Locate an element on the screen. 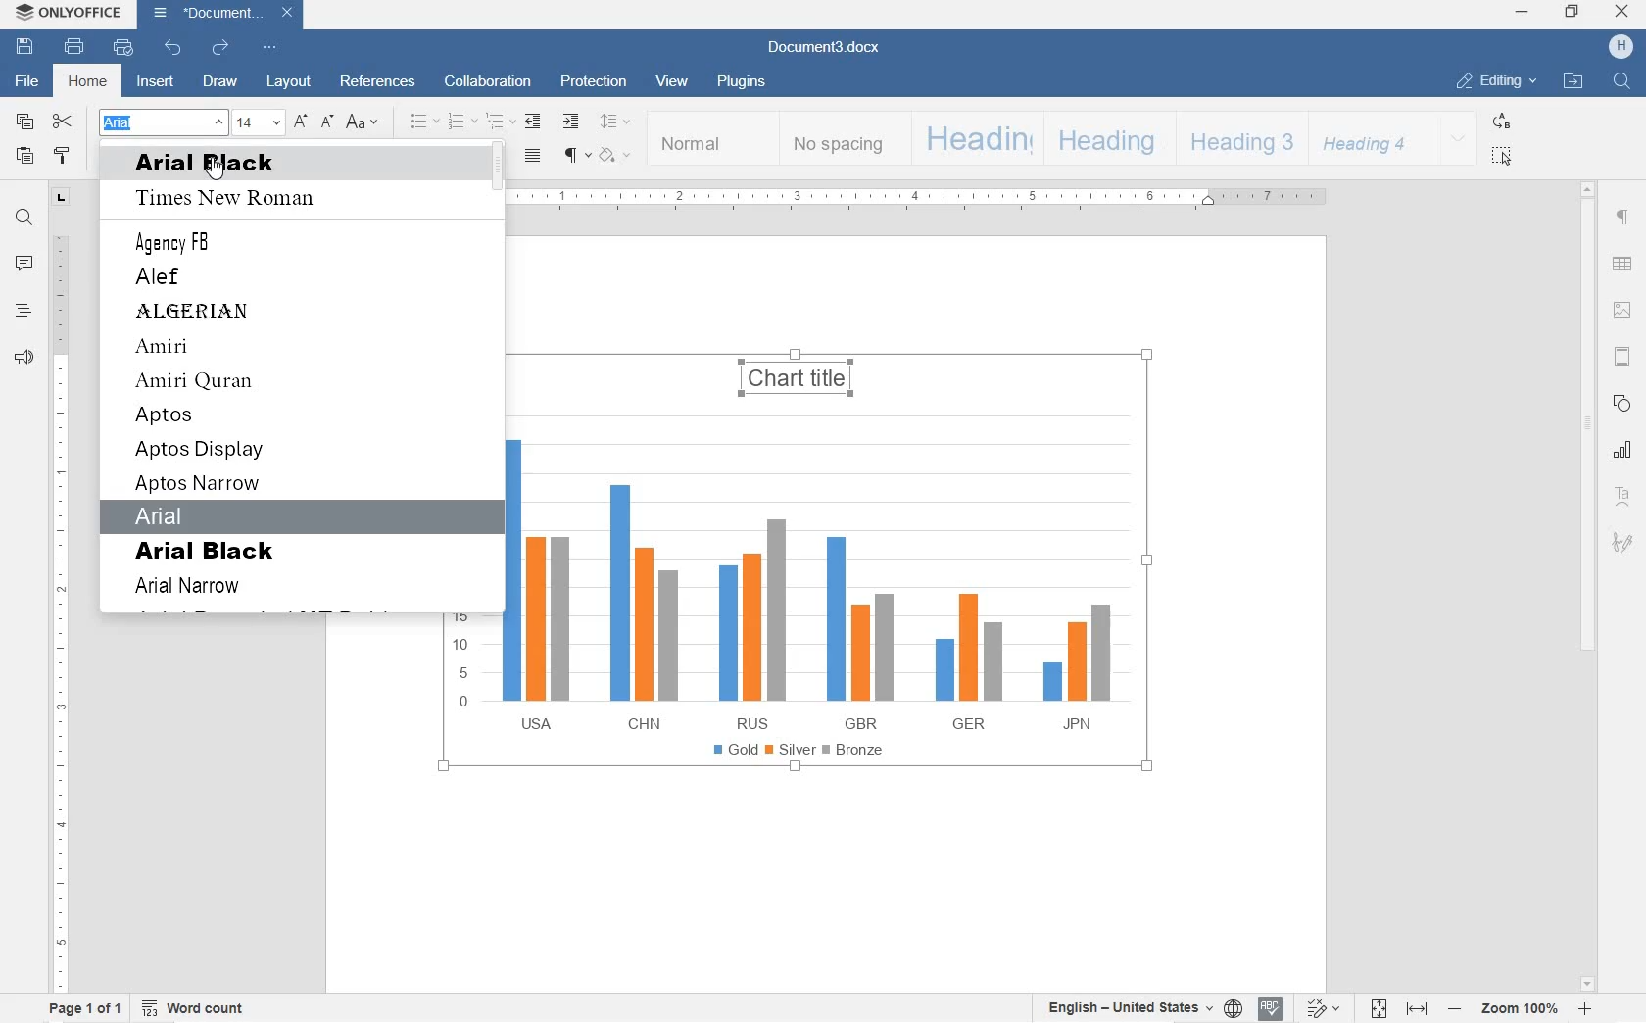 This screenshot has height=1023, width=1646. COPY STYLE is located at coordinates (63, 157).